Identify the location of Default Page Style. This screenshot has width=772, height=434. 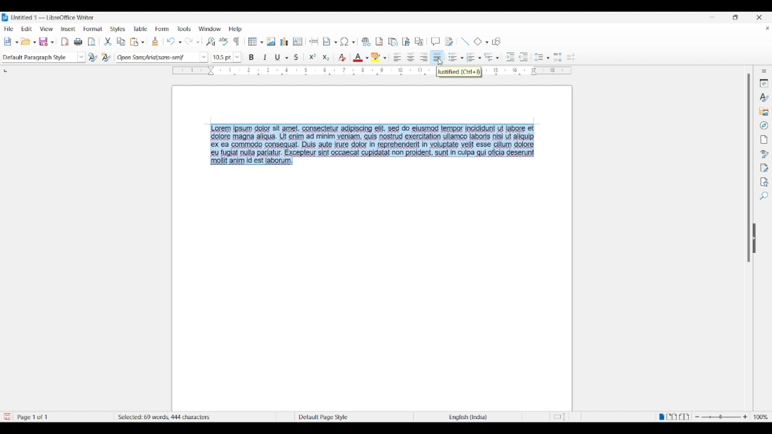
(323, 416).